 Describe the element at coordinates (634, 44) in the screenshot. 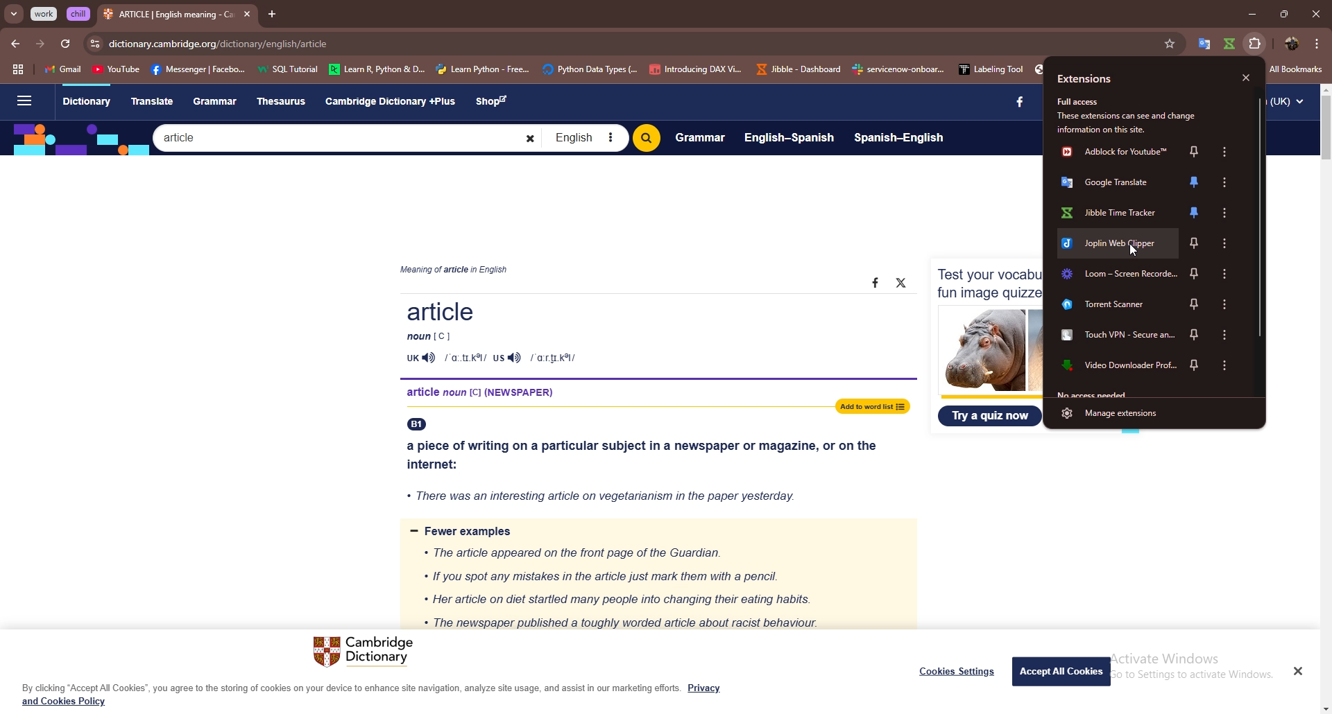

I see `search bar` at that location.